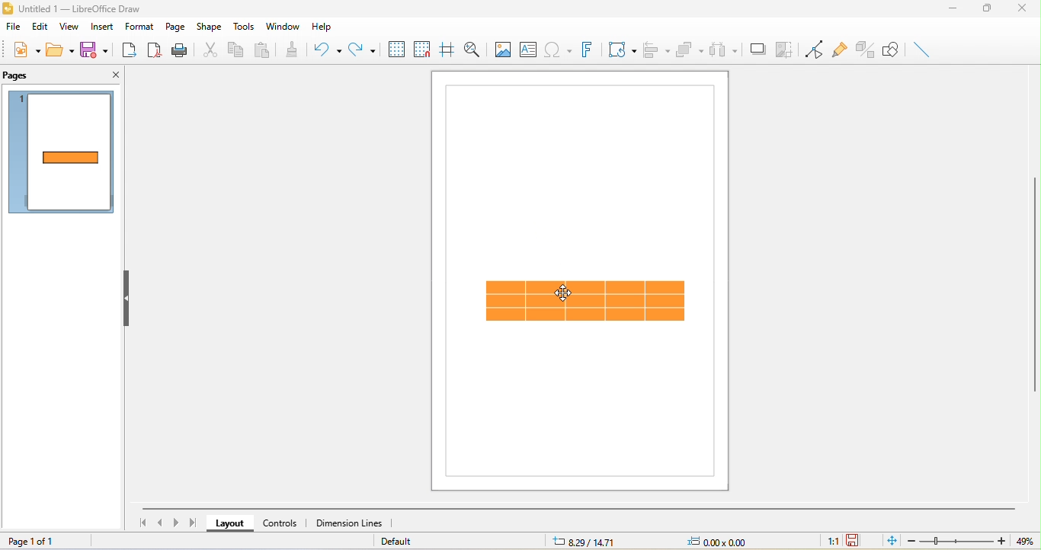 The height and width of the screenshot is (550, 1041). What do you see at coordinates (208, 49) in the screenshot?
I see `cut` at bounding box center [208, 49].